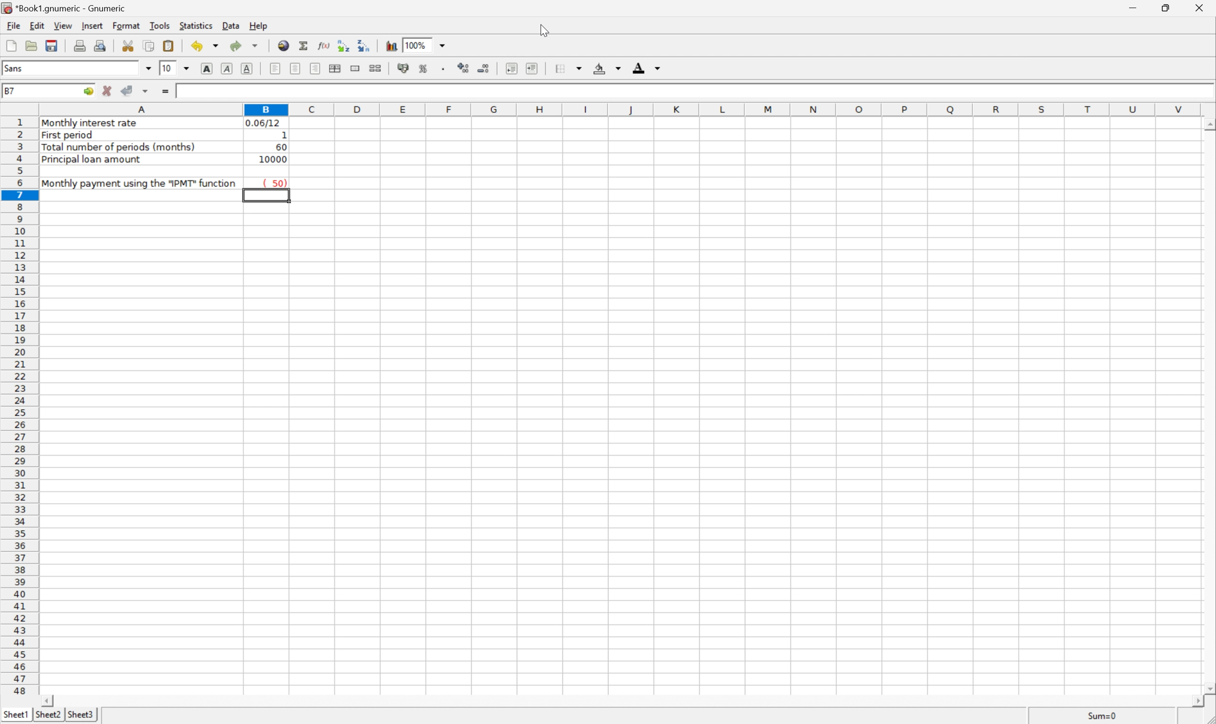 This screenshot has height=724, width=1216. What do you see at coordinates (444, 45) in the screenshot?
I see `Drop Down` at bounding box center [444, 45].